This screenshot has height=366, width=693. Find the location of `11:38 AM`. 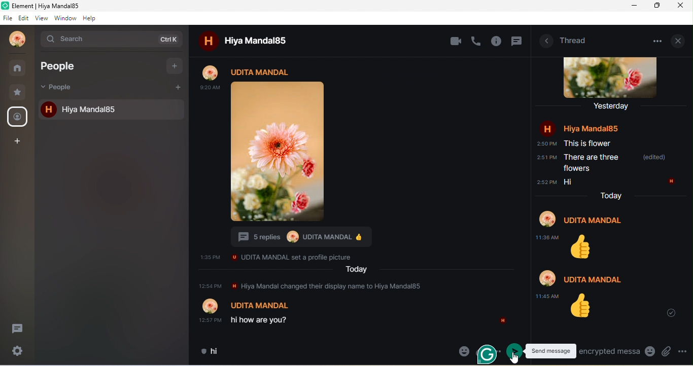

11:38 AM is located at coordinates (547, 237).